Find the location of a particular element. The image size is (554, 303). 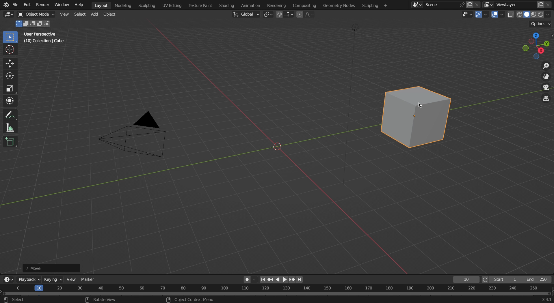

First page is located at coordinates (263, 279).